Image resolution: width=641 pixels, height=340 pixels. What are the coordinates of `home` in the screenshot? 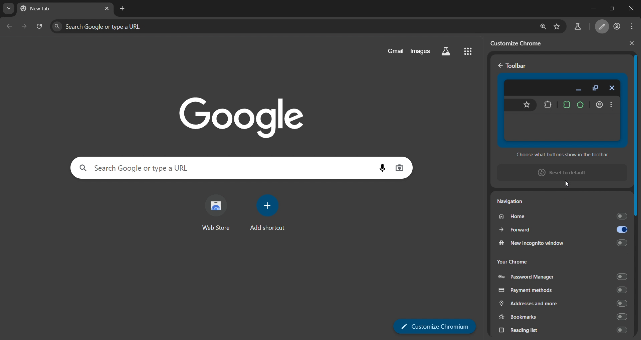 It's located at (560, 216).